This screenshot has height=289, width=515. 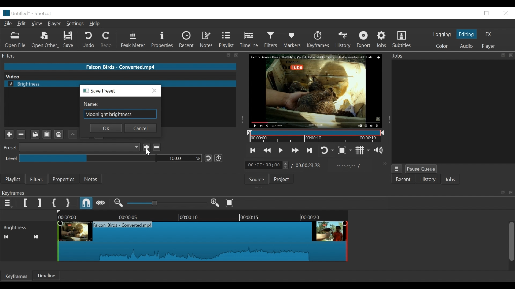 I want to click on Close, so click(x=506, y=13).